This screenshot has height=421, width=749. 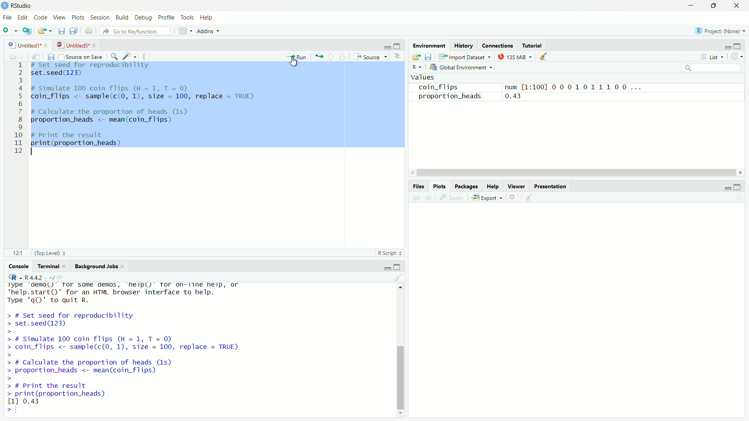 What do you see at coordinates (454, 199) in the screenshot?
I see `view a larger version of the plot in new window` at bounding box center [454, 199].